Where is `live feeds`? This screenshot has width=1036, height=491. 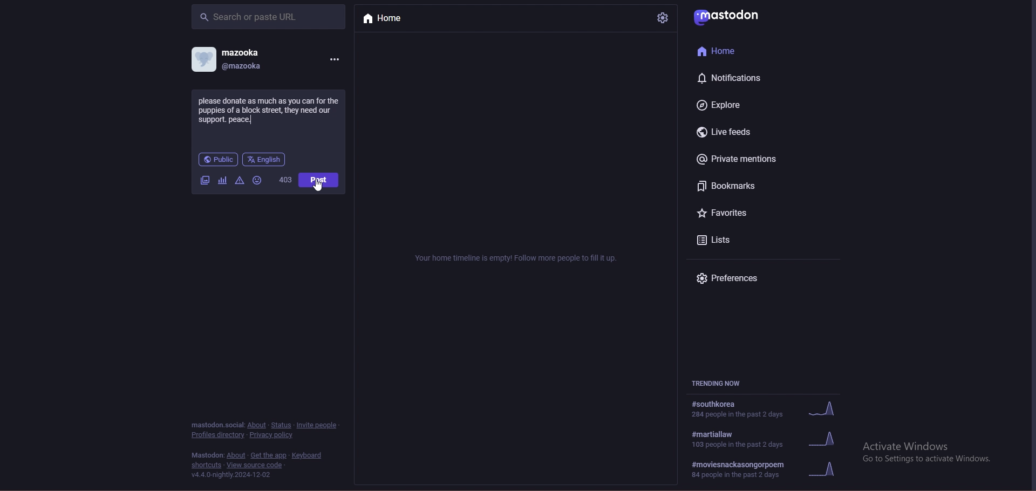 live feeds is located at coordinates (755, 132).